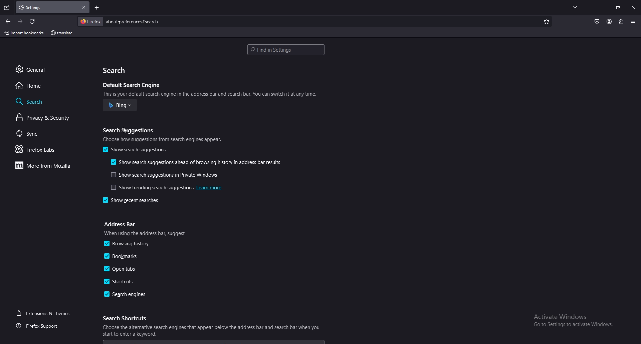  I want to click on forward, so click(21, 21).